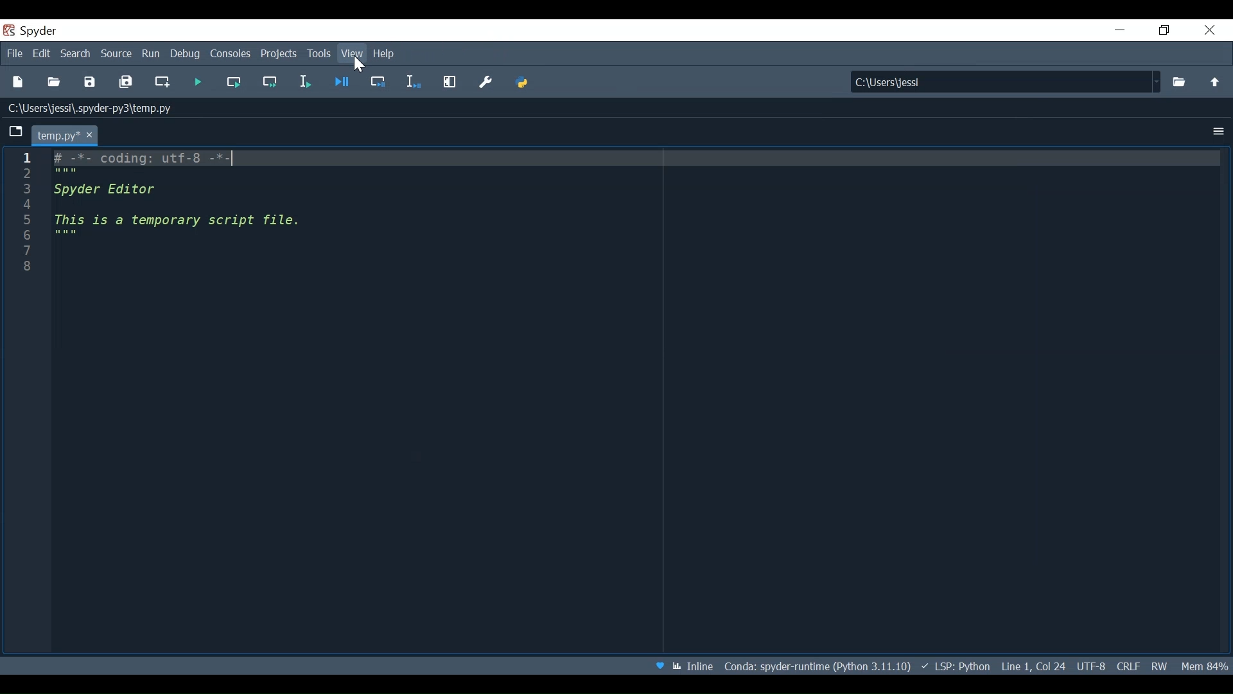 This screenshot has width=1233, height=694. Describe the element at coordinates (42, 53) in the screenshot. I see `Edit` at that location.